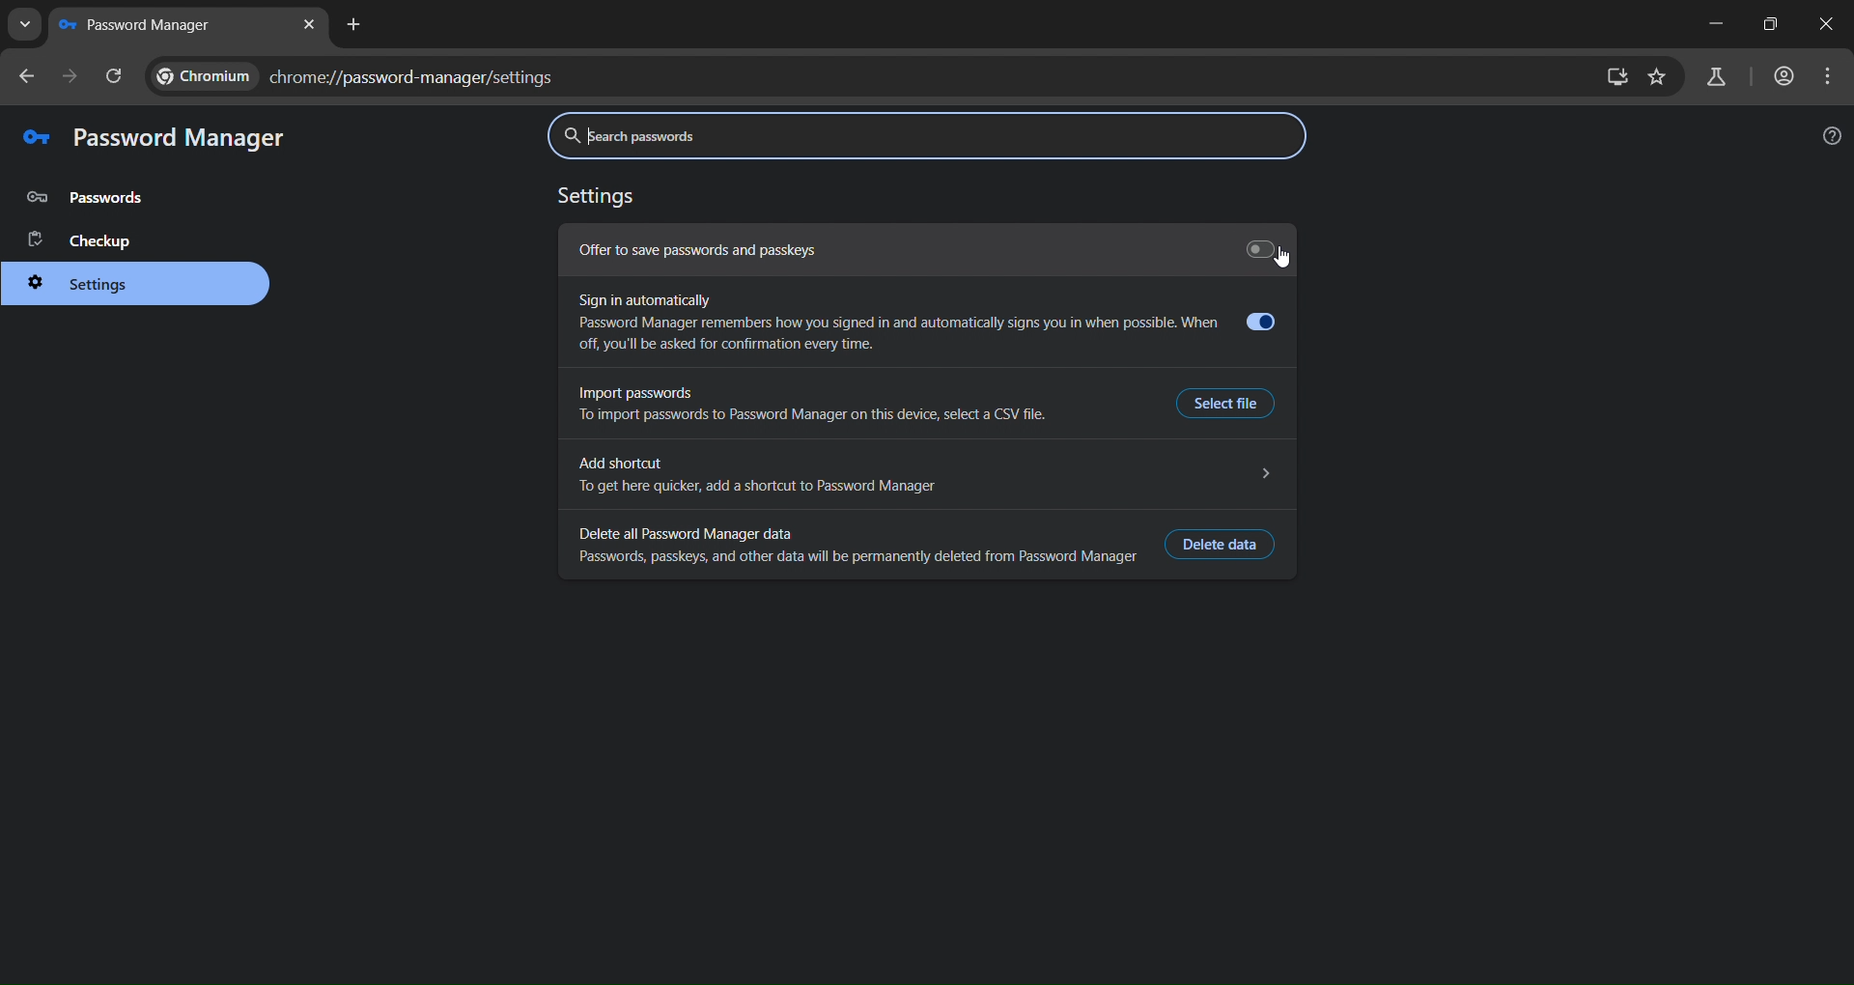  What do you see at coordinates (895, 323) in the screenshot?
I see `Sign in automatically
Password Manager remembers how you signed in and automatically signs you in when possible. When
off, you'll be asked for confirmation every time.` at bounding box center [895, 323].